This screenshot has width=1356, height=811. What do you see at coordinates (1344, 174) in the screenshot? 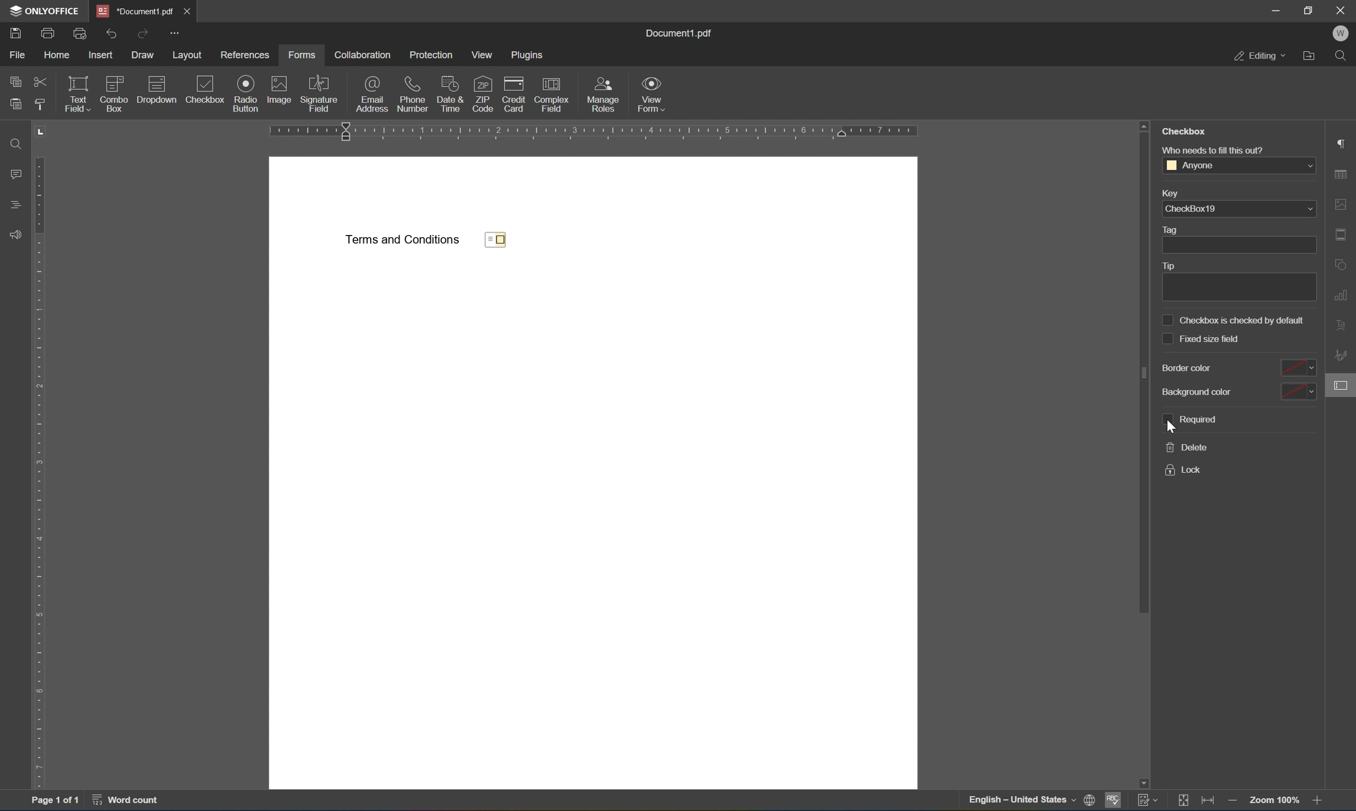
I see `table settings` at bounding box center [1344, 174].